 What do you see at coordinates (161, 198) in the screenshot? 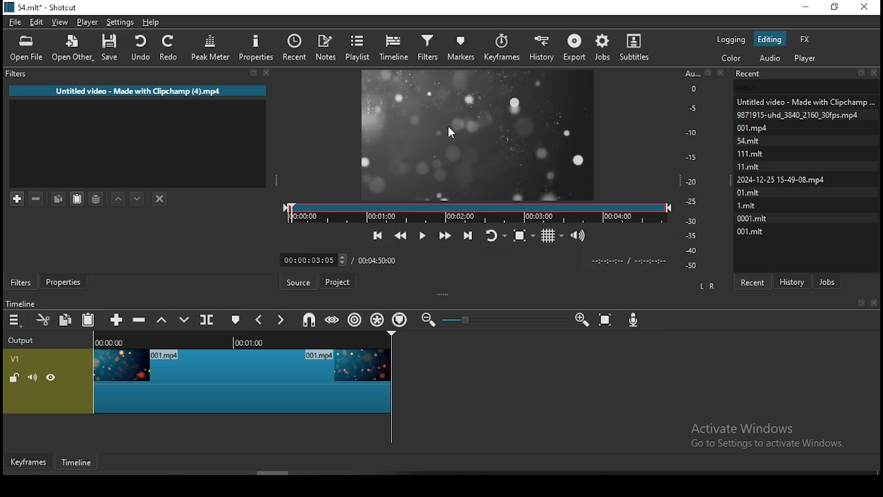
I see `deselect filter` at bounding box center [161, 198].